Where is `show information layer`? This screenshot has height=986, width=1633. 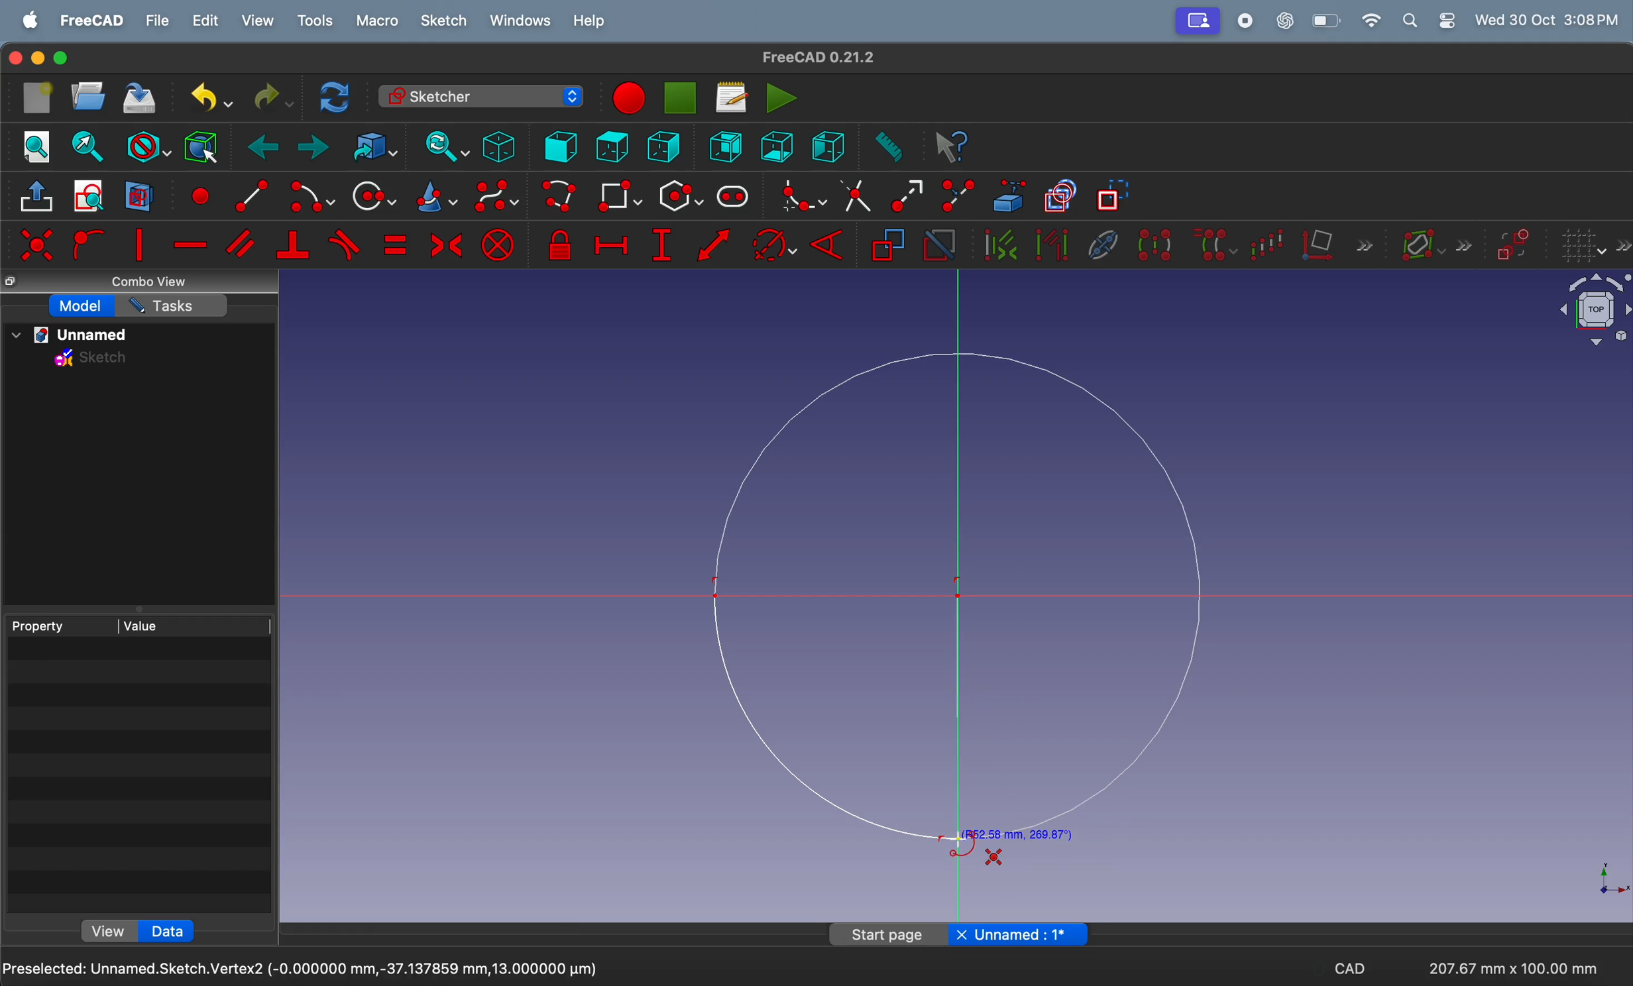 show information layer is located at coordinates (1432, 243).